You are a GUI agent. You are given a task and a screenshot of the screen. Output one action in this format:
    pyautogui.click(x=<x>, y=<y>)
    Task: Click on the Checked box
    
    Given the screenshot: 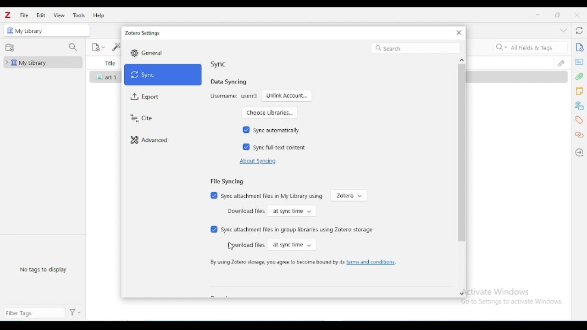 What is the action you would take?
    pyautogui.click(x=214, y=195)
    